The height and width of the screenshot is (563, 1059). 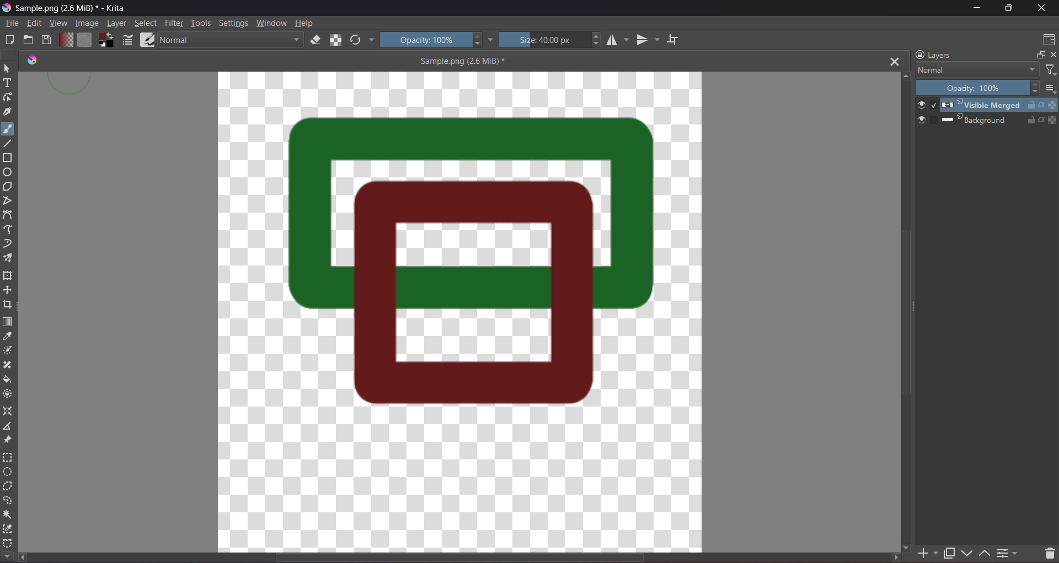 What do you see at coordinates (8, 277) in the screenshot?
I see `Transform a layer` at bounding box center [8, 277].